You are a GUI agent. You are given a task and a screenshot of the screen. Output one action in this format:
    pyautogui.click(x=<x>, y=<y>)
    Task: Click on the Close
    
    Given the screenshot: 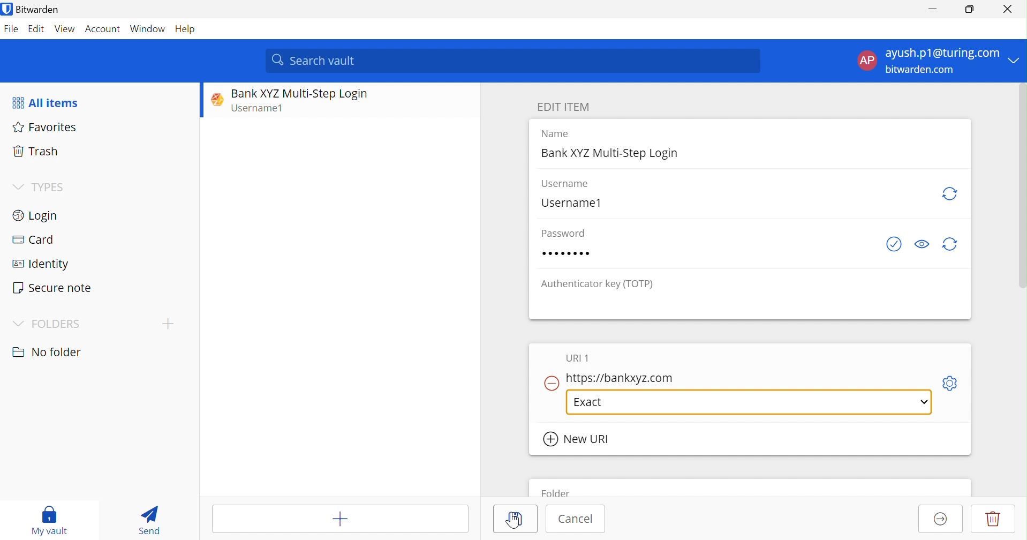 What is the action you would take?
    pyautogui.click(x=1010, y=9)
    